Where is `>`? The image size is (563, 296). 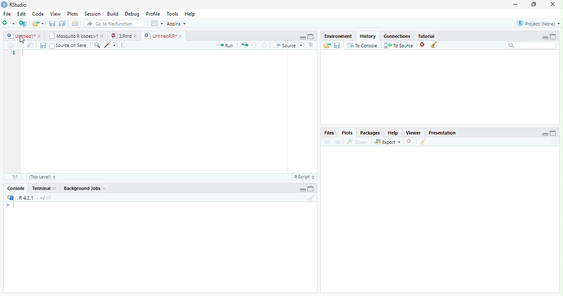
> is located at coordinates (6, 206).